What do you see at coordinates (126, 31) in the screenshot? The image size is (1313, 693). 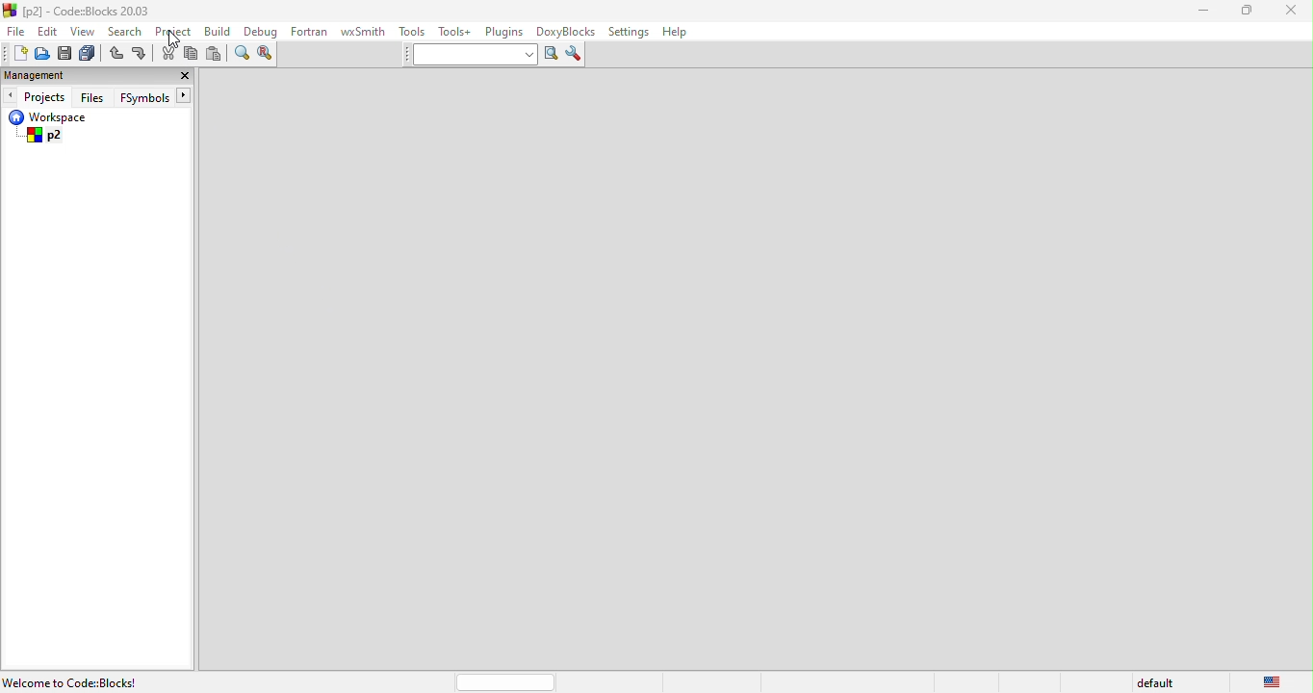 I see `search` at bounding box center [126, 31].